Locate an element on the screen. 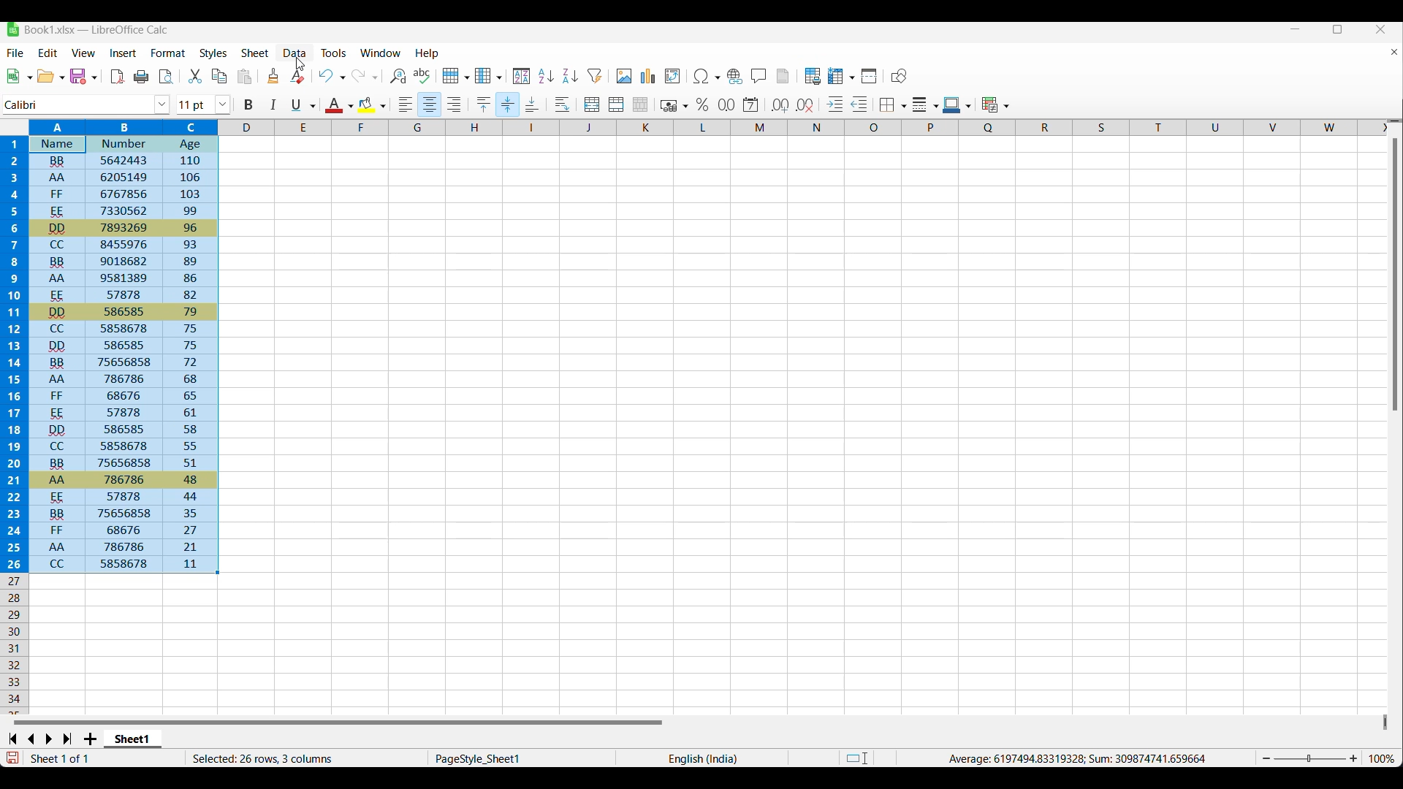 The height and width of the screenshot is (789, 1403). Wrap text is located at coordinates (563, 104).